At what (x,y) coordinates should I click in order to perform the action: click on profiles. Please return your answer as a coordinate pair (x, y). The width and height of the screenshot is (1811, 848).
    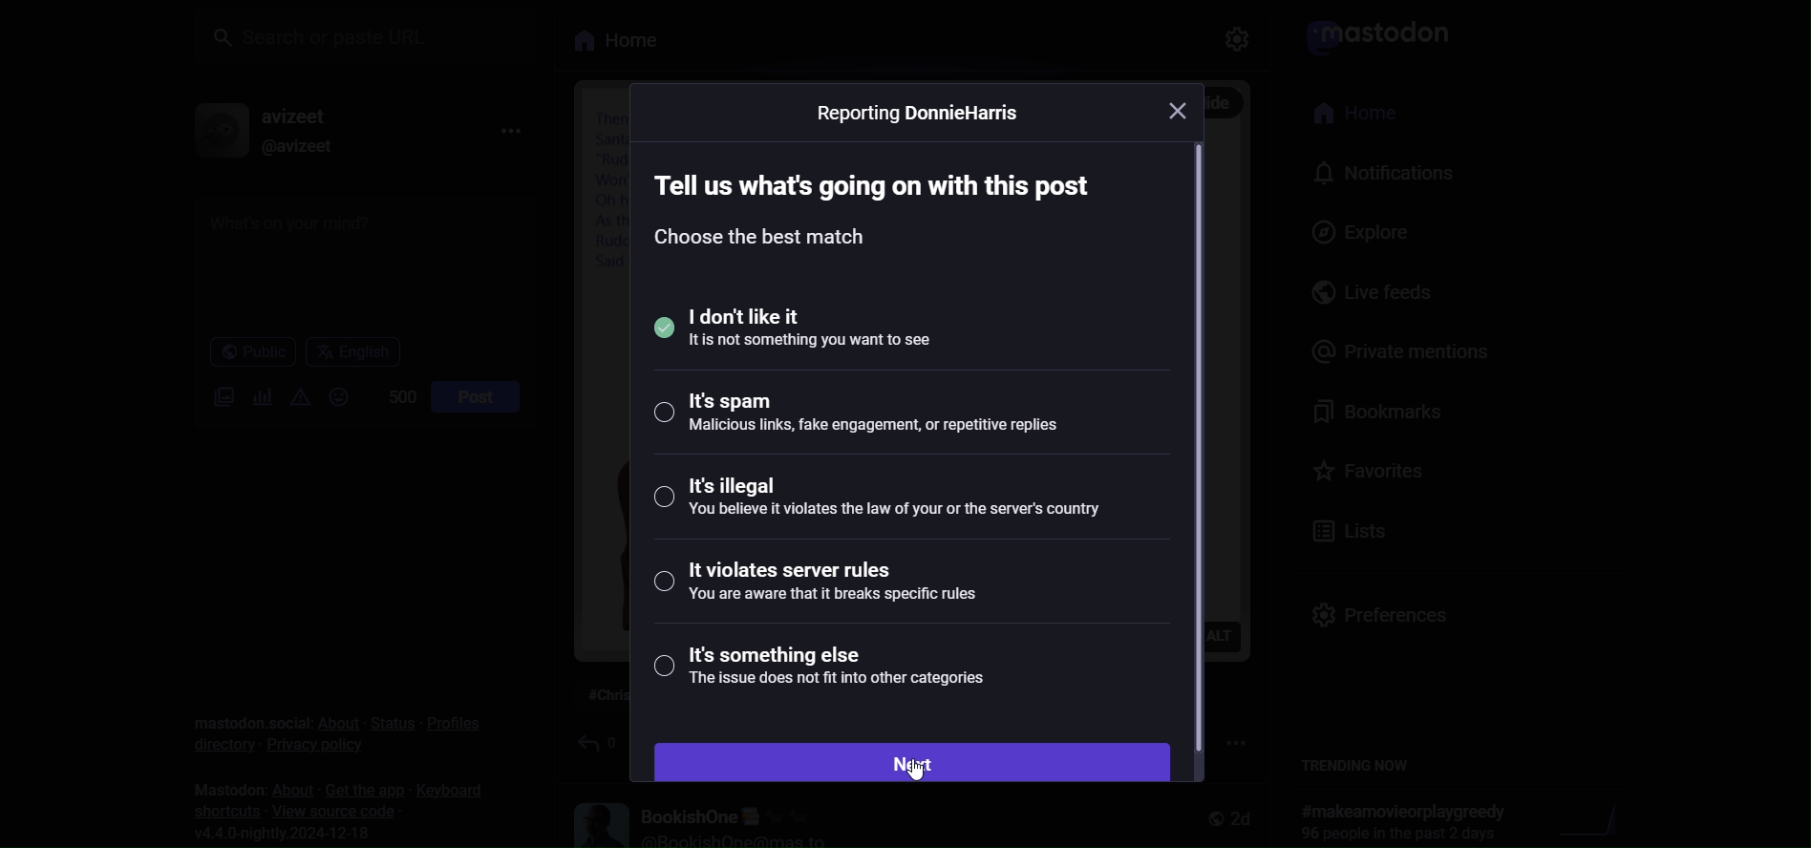
    Looking at the image, I should click on (454, 722).